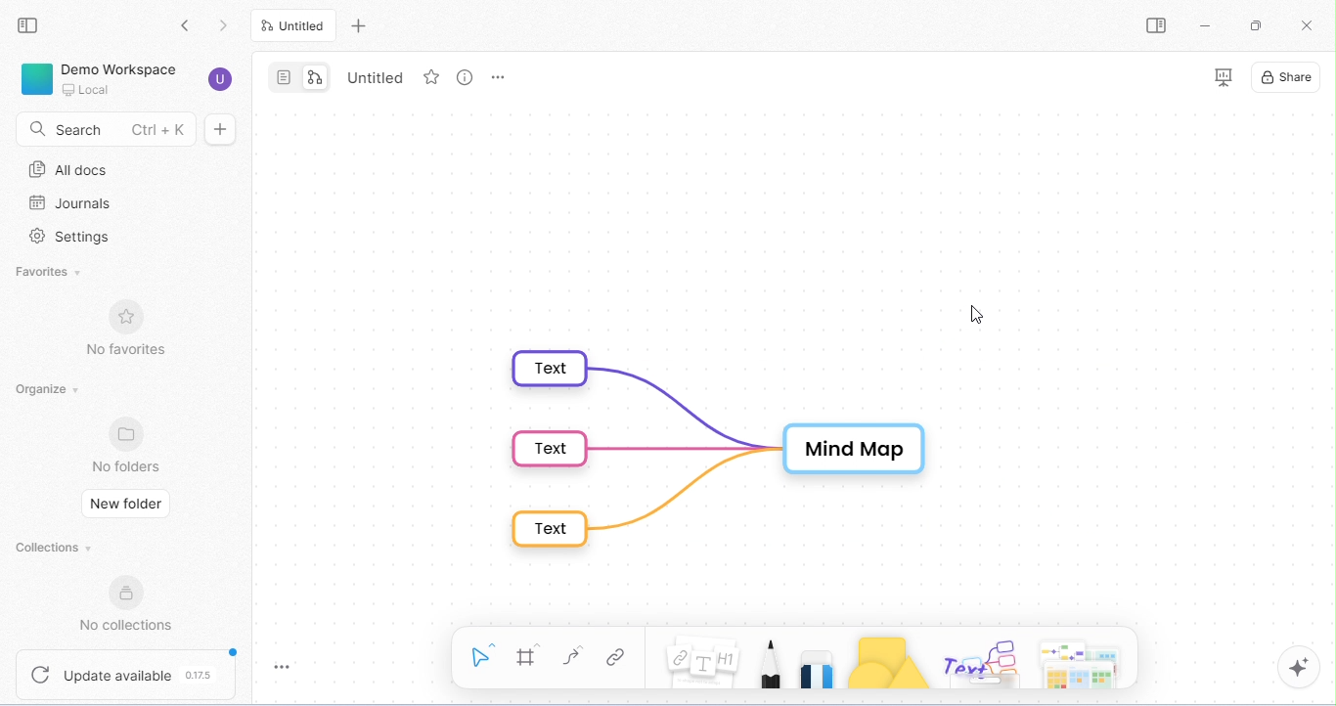 The image size is (1336, 706). What do you see at coordinates (978, 661) in the screenshot?
I see `others` at bounding box center [978, 661].